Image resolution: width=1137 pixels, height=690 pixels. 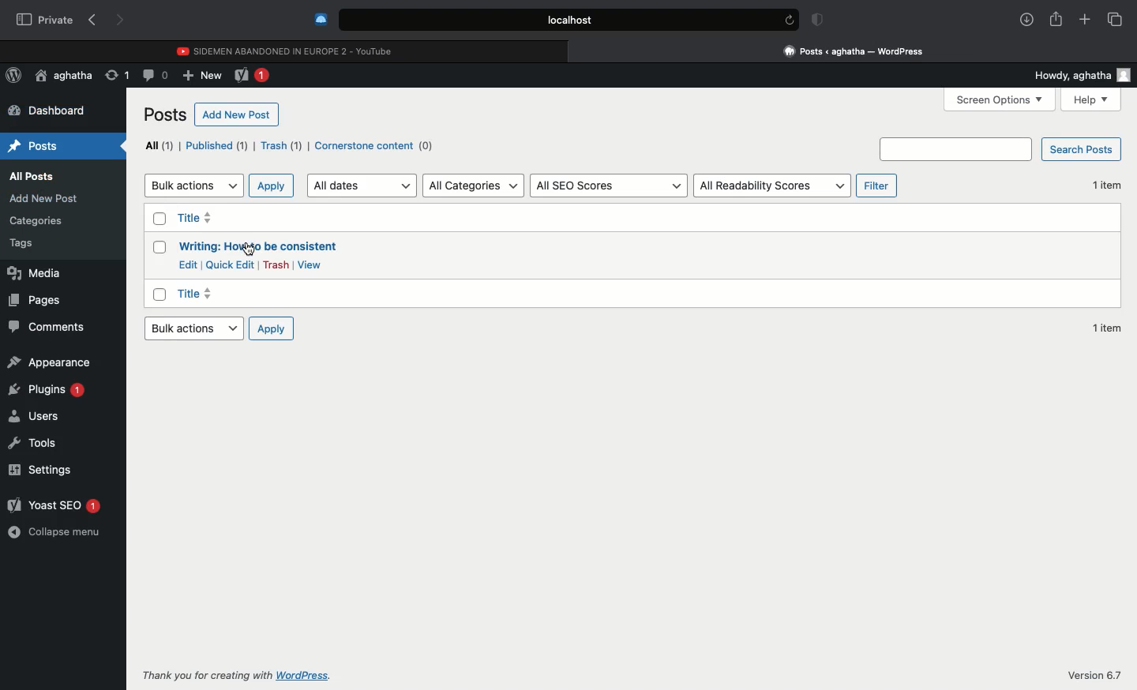 What do you see at coordinates (56, 362) in the screenshot?
I see `appearance` at bounding box center [56, 362].